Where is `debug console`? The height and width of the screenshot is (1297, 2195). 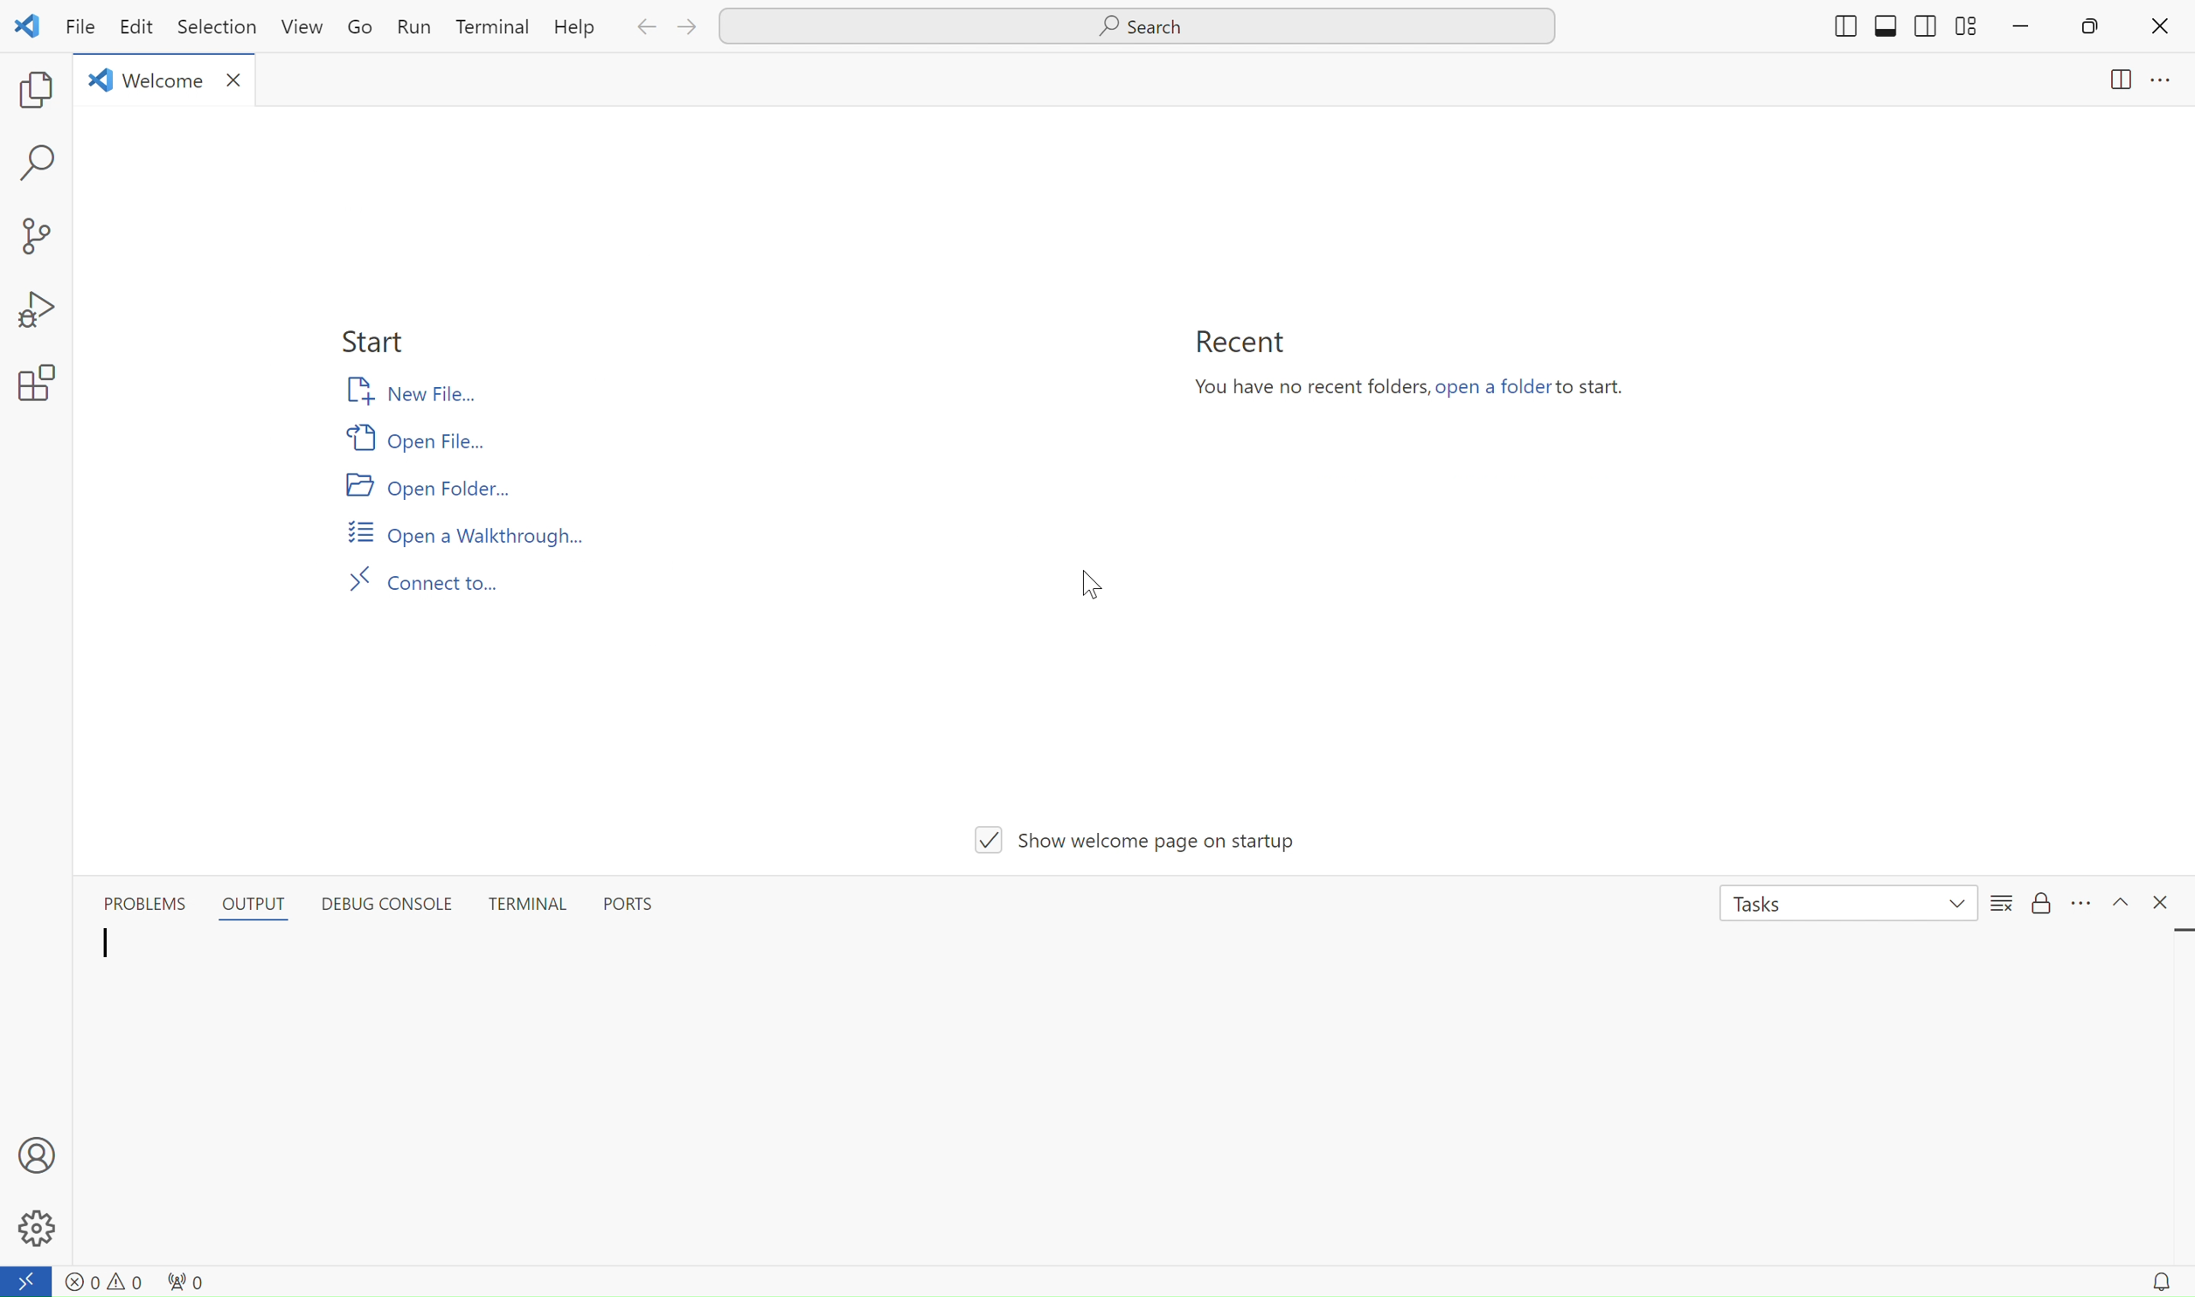 debug console is located at coordinates (396, 900).